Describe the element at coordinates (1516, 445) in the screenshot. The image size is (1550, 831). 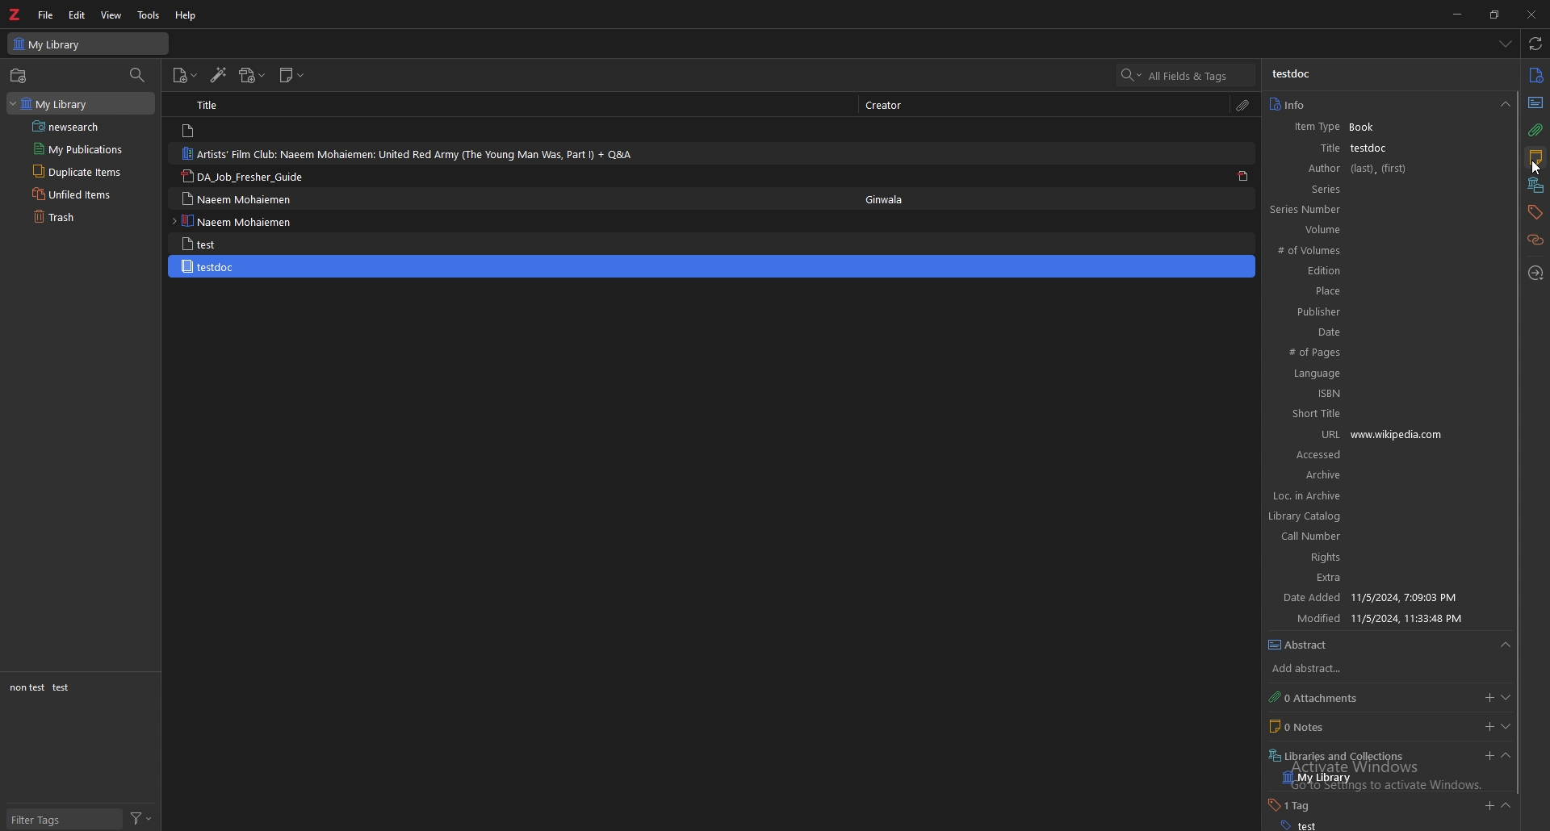
I see `scroll bar` at that location.